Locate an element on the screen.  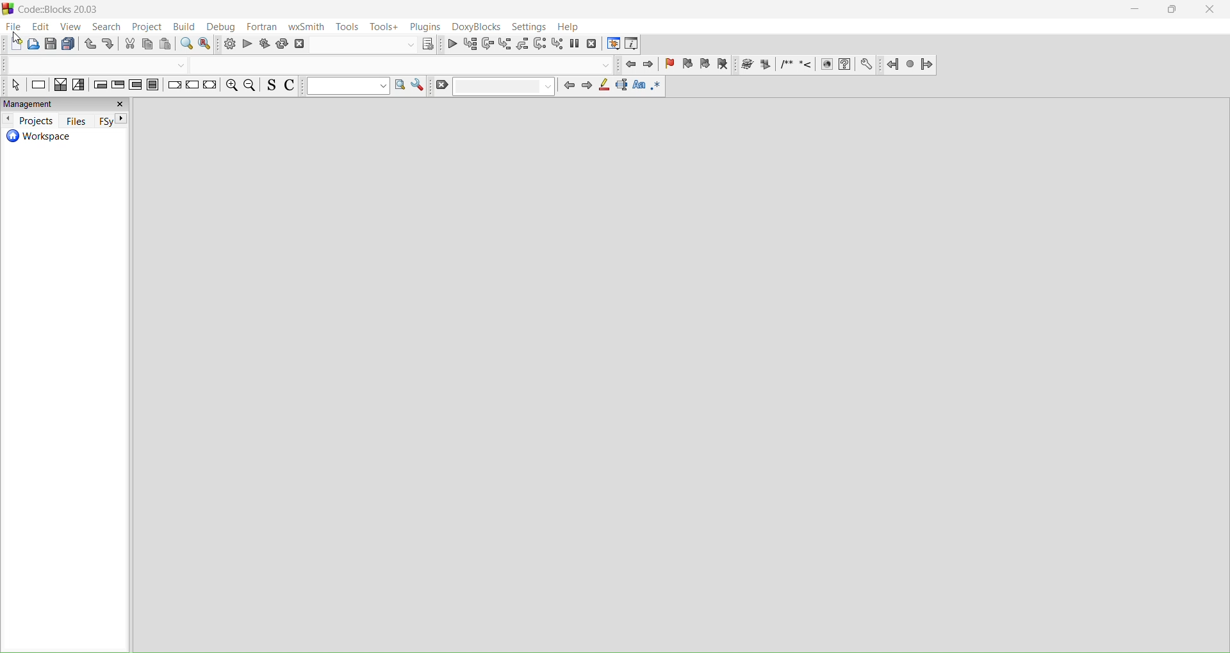
Doxyblocks is located at coordinates (477, 27).